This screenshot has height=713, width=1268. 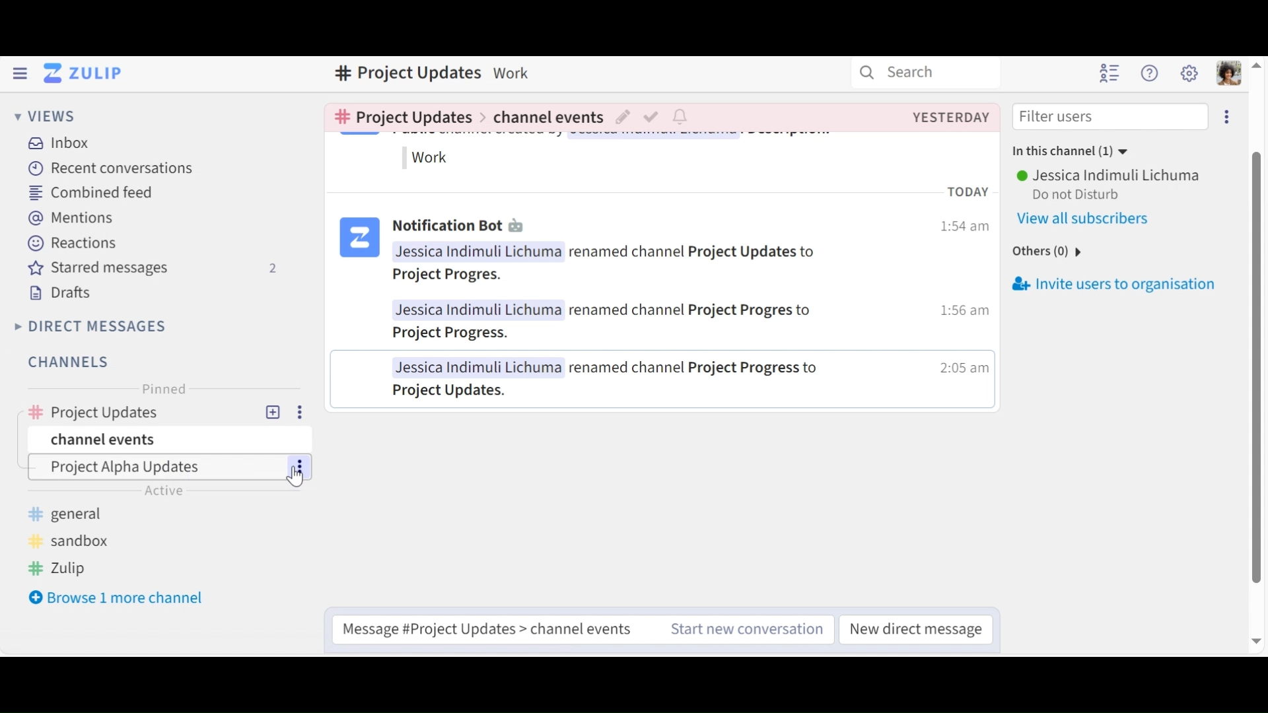 What do you see at coordinates (116, 597) in the screenshot?
I see `Browser 1 more channel` at bounding box center [116, 597].